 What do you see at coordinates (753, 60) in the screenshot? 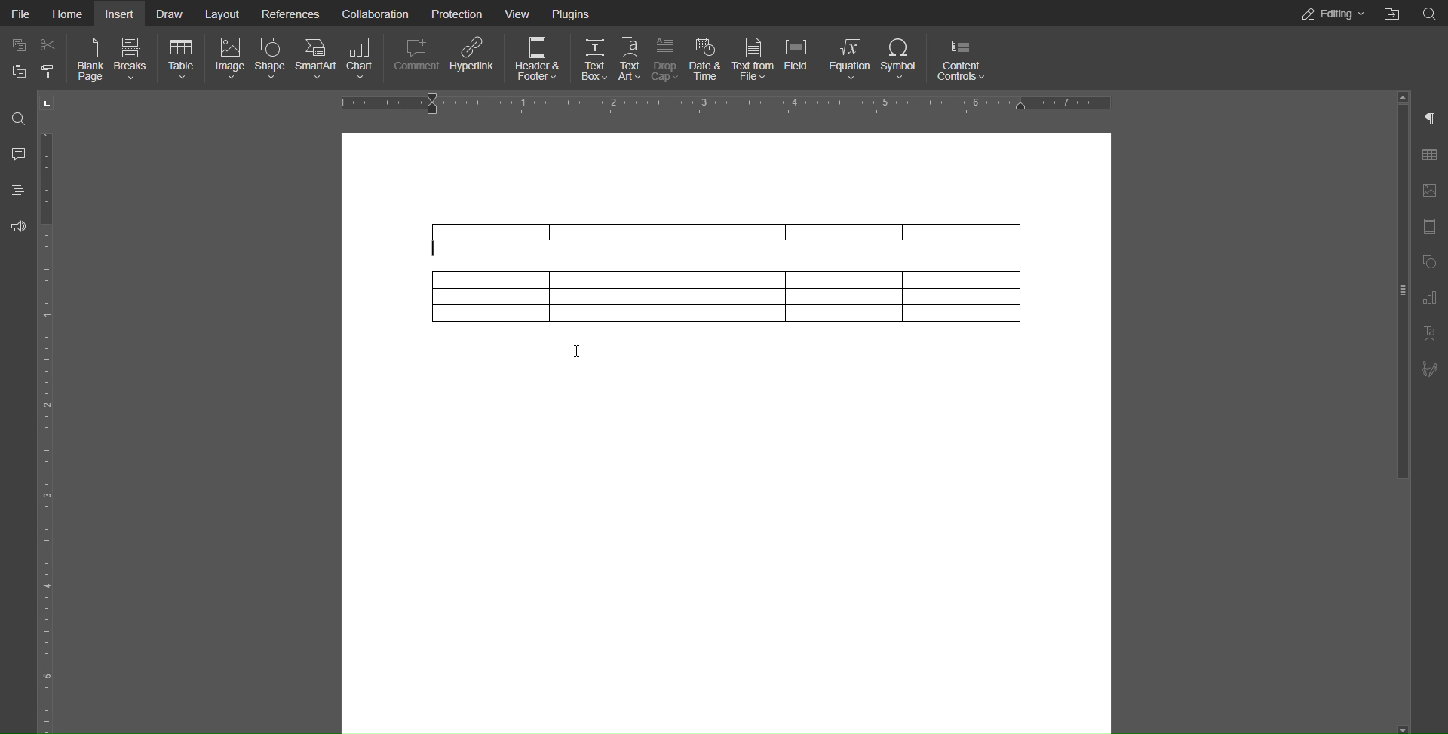
I see `Text from File` at bounding box center [753, 60].